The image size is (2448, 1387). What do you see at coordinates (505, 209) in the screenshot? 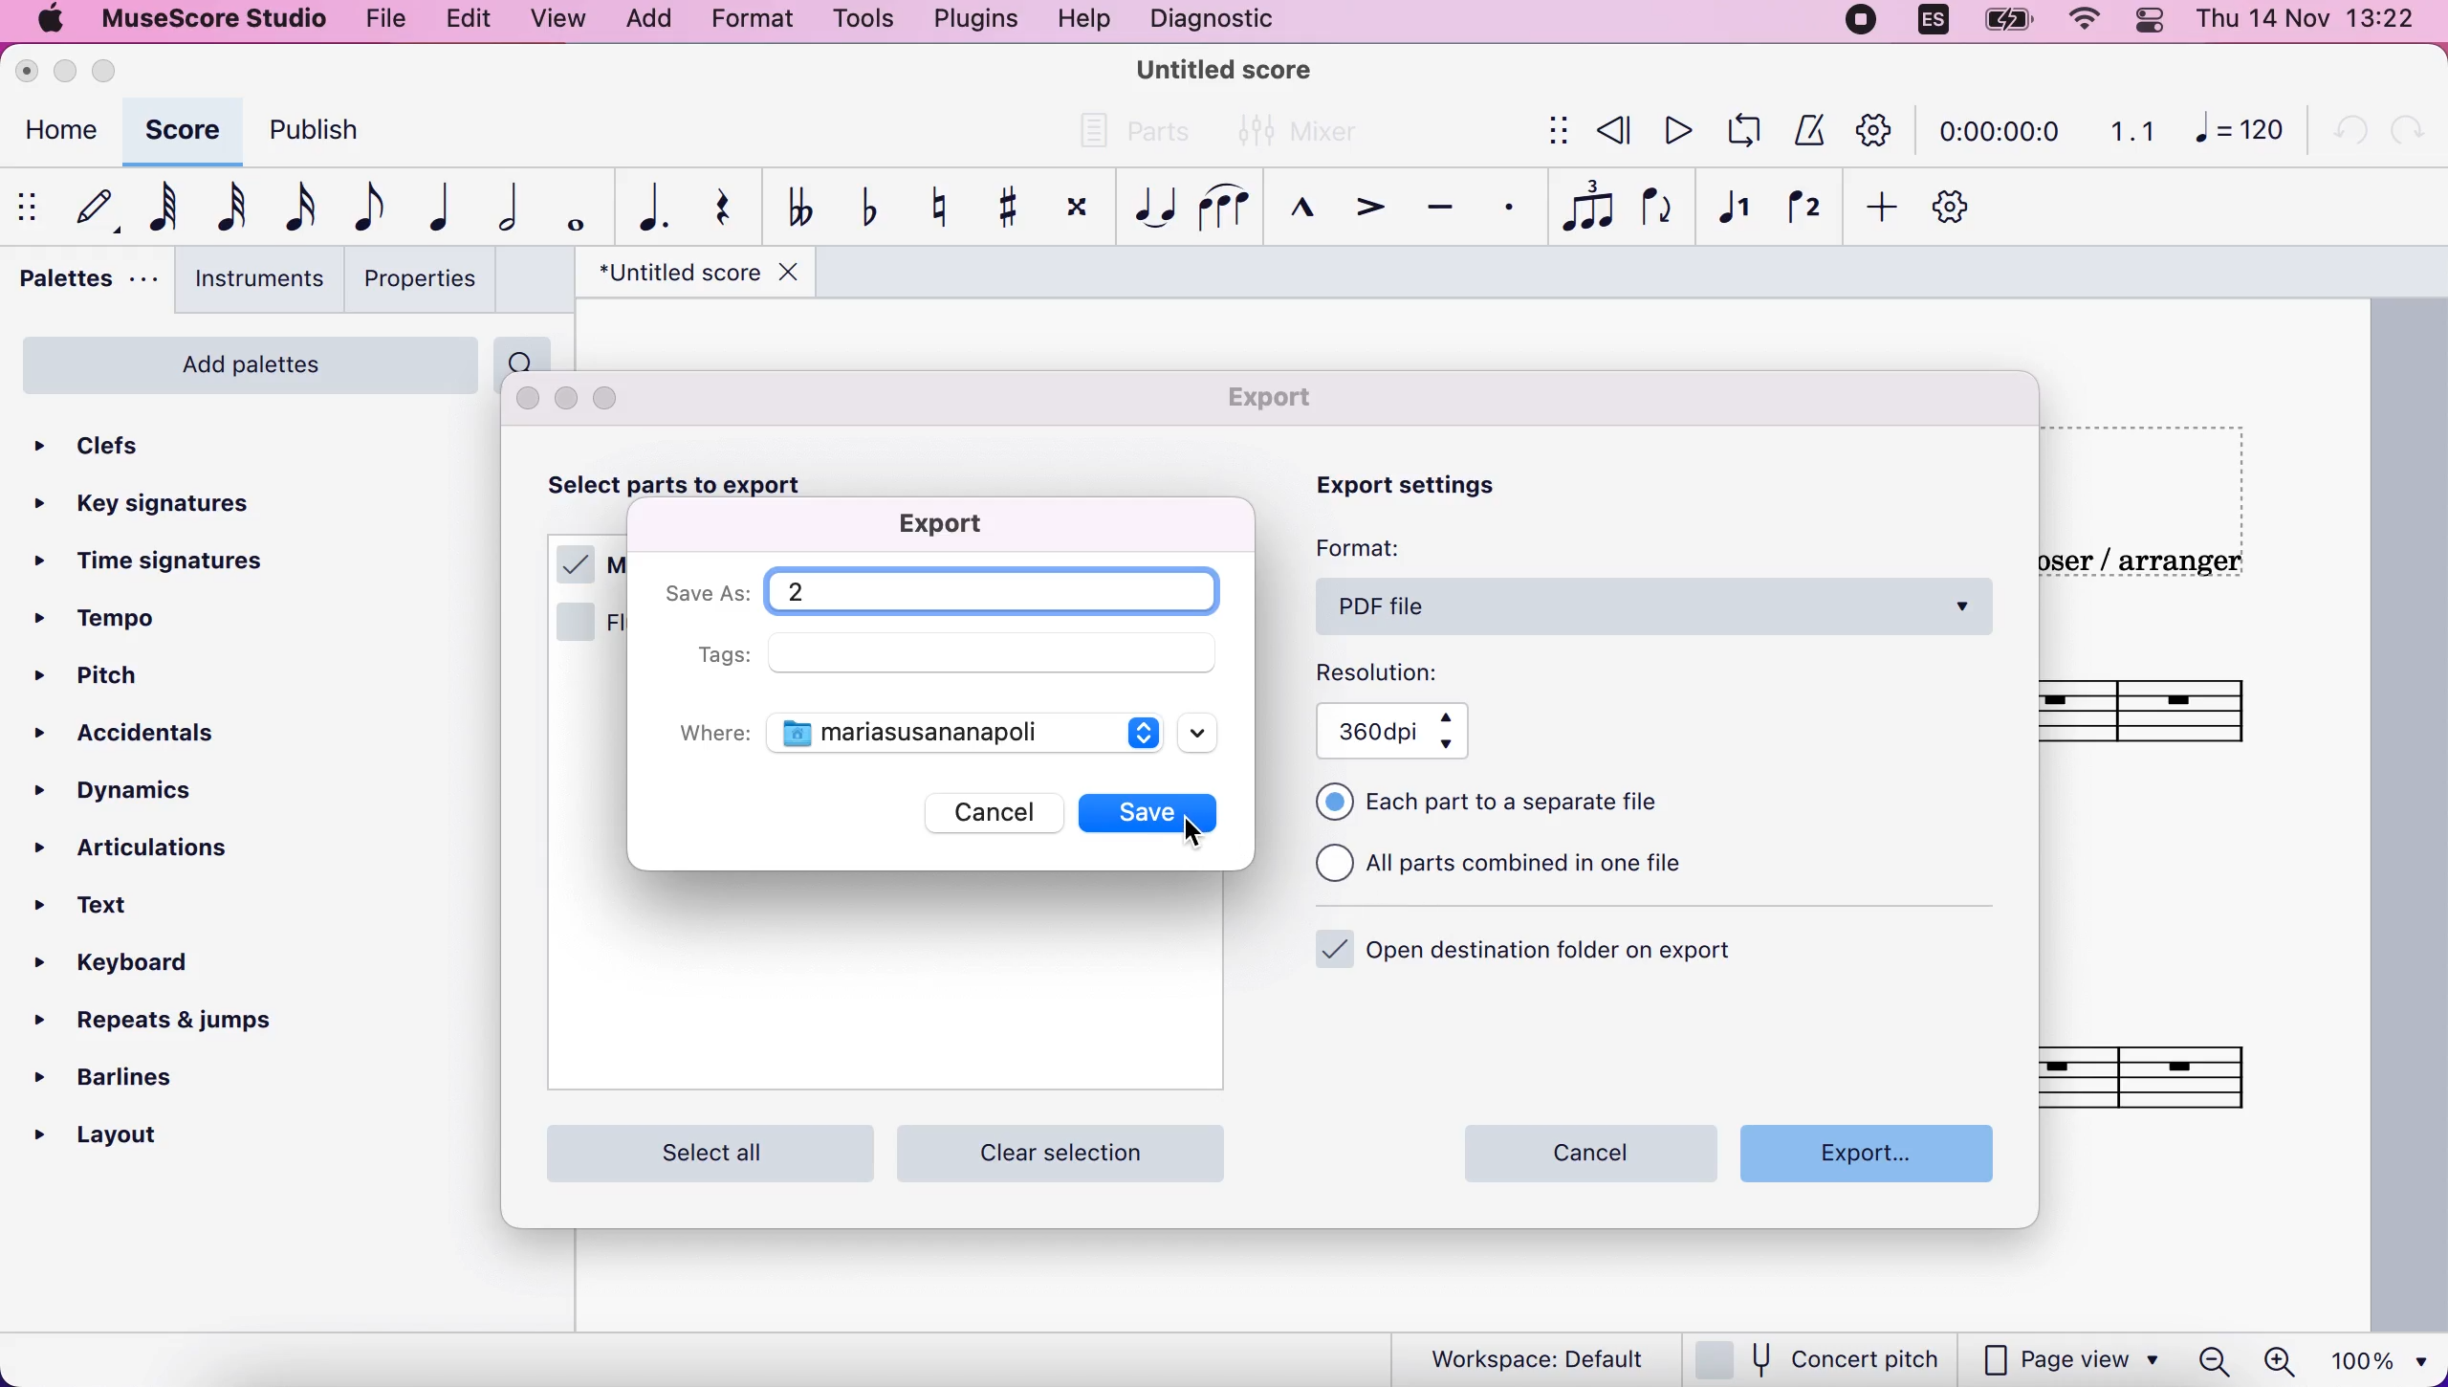
I see `half note` at bounding box center [505, 209].